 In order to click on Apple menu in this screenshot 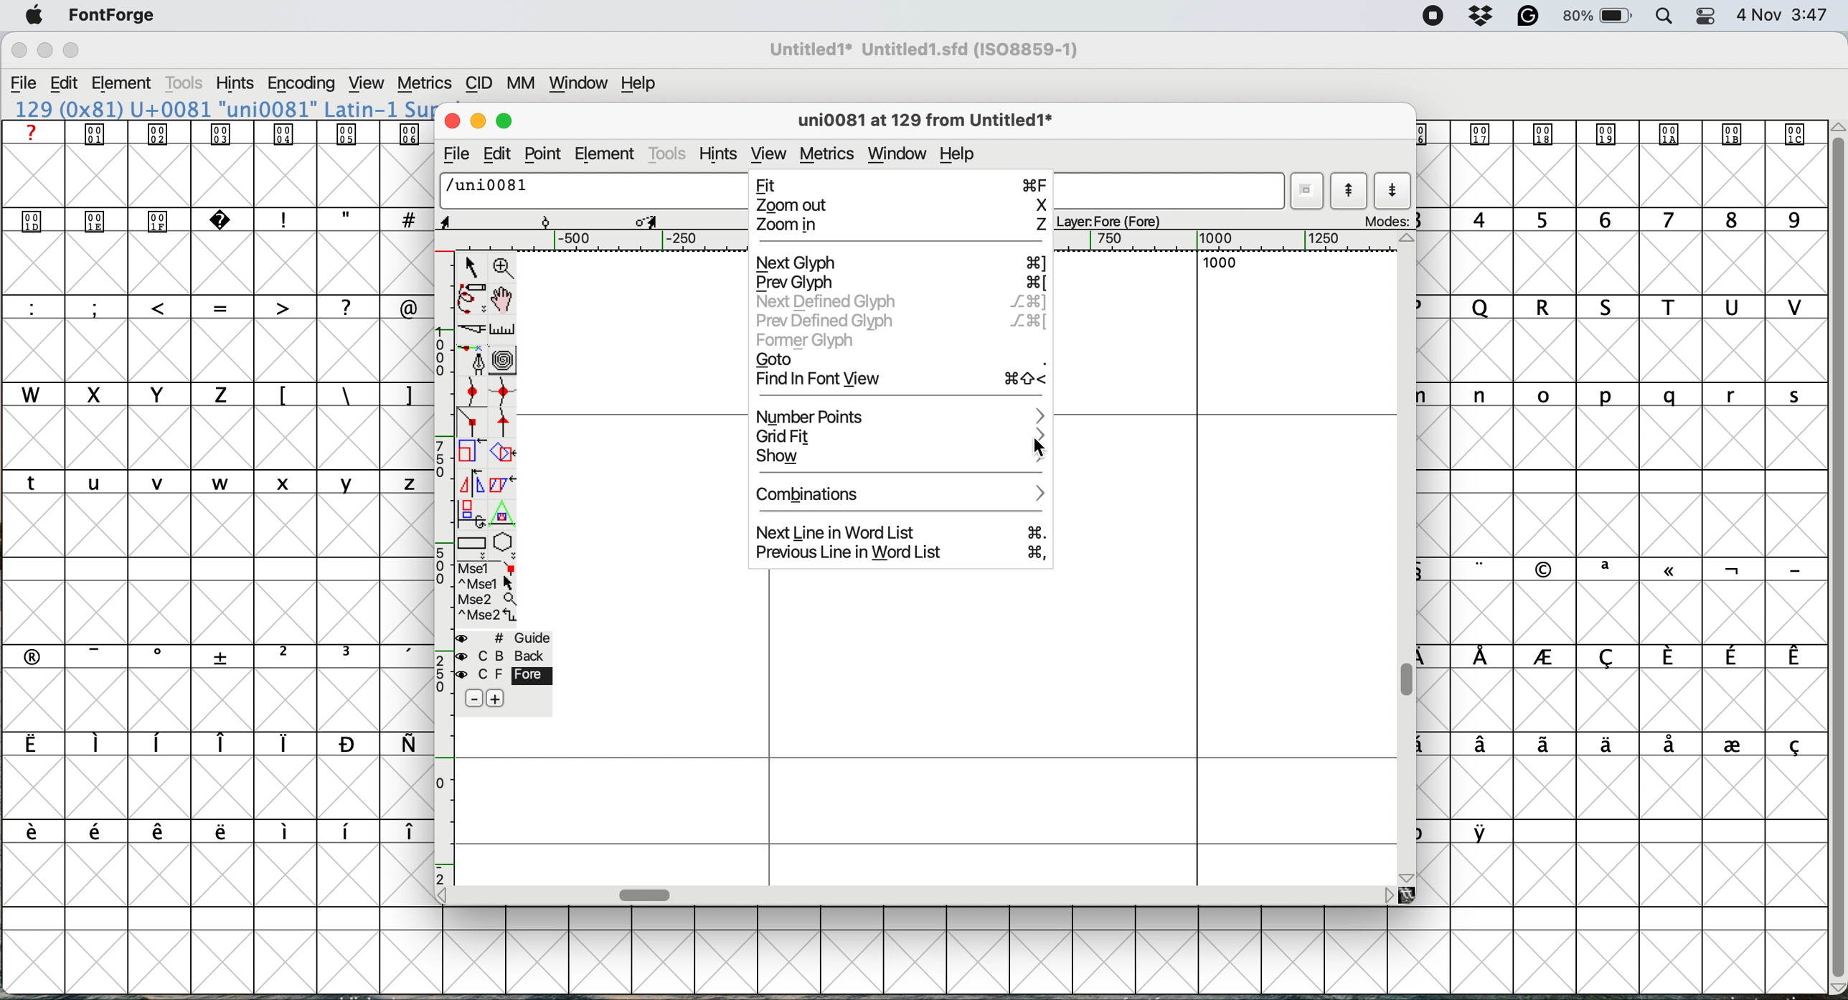, I will do `click(34, 16)`.